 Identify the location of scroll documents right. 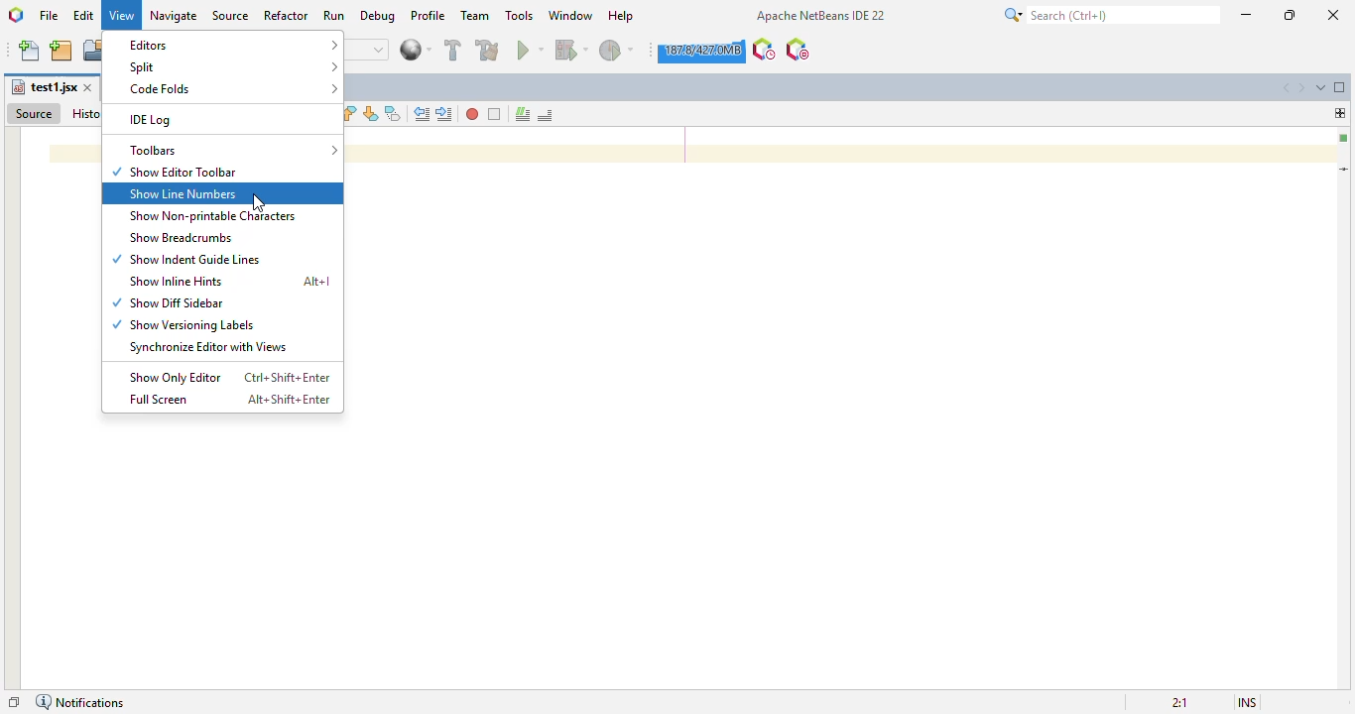
(1300, 88).